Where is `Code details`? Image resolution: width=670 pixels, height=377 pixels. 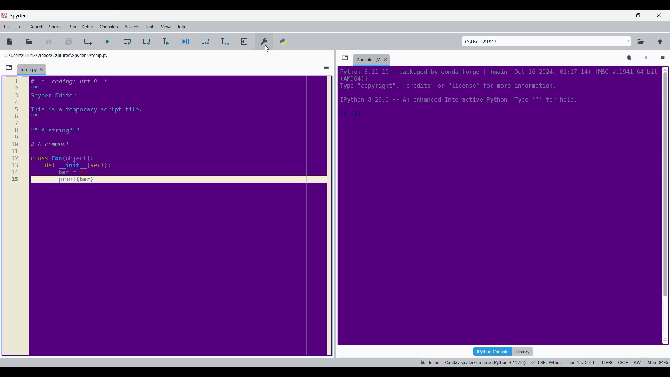
Code details is located at coordinates (499, 93).